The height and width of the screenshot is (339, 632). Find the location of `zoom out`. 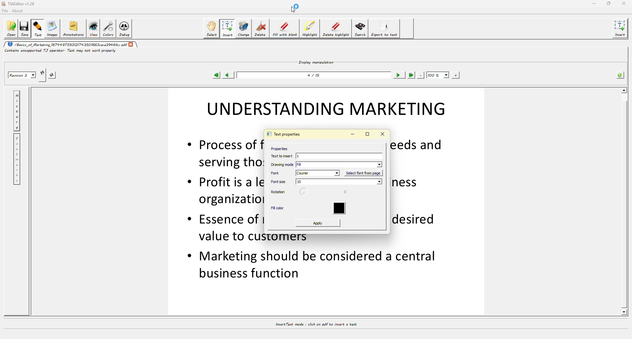

zoom out is located at coordinates (421, 75).